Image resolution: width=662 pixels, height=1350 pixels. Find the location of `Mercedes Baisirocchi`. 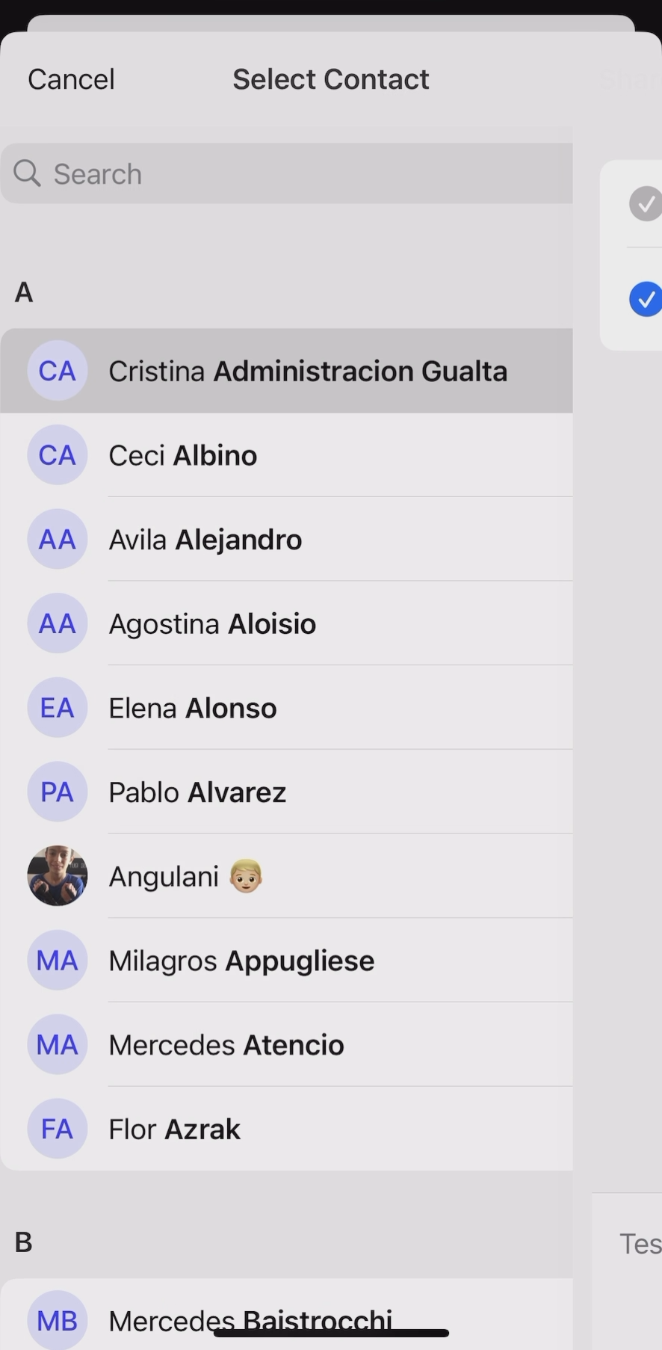

Mercedes Baisirocchi is located at coordinates (229, 1317).